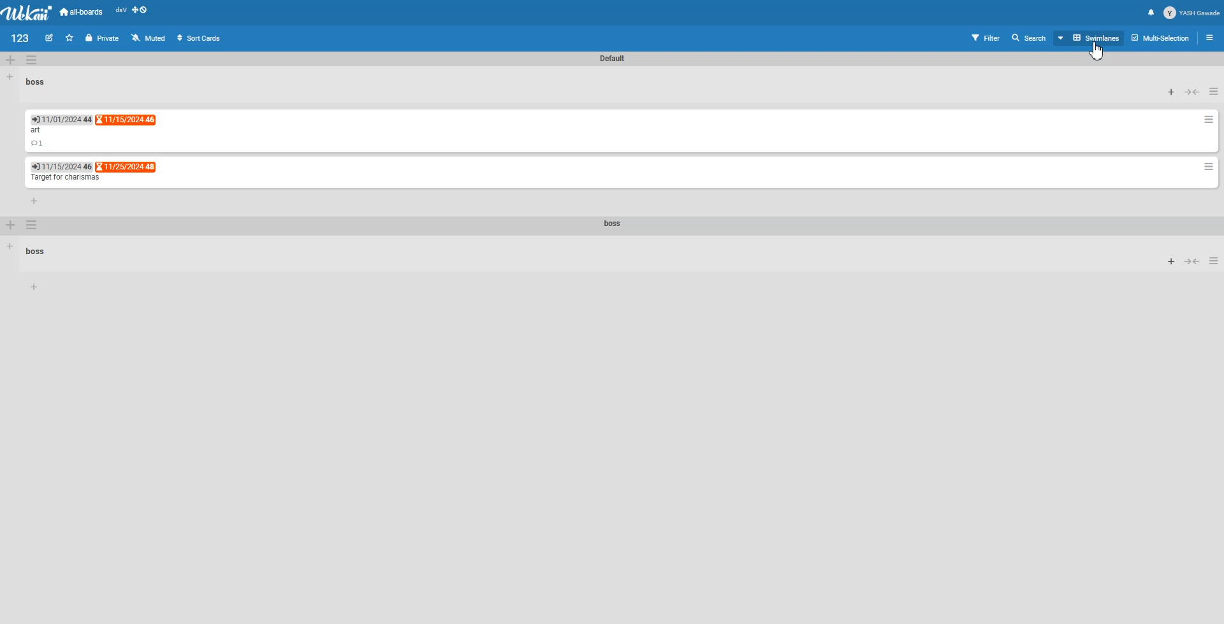 This screenshot has height=624, width=1224. What do you see at coordinates (1151, 13) in the screenshot?
I see `Notification` at bounding box center [1151, 13].